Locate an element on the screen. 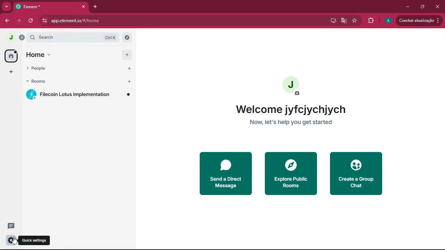  Quick settings is located at coordinates (34, 240).